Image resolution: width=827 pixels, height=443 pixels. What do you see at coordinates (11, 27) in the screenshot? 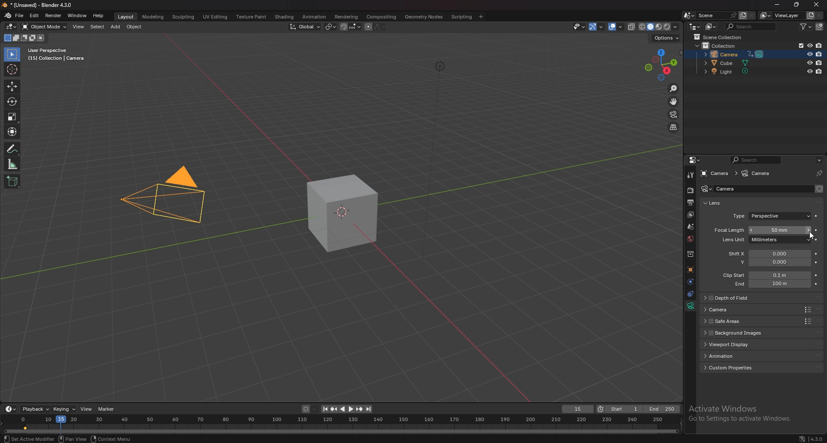
I see `editor type` at bounding box center [11, 27].